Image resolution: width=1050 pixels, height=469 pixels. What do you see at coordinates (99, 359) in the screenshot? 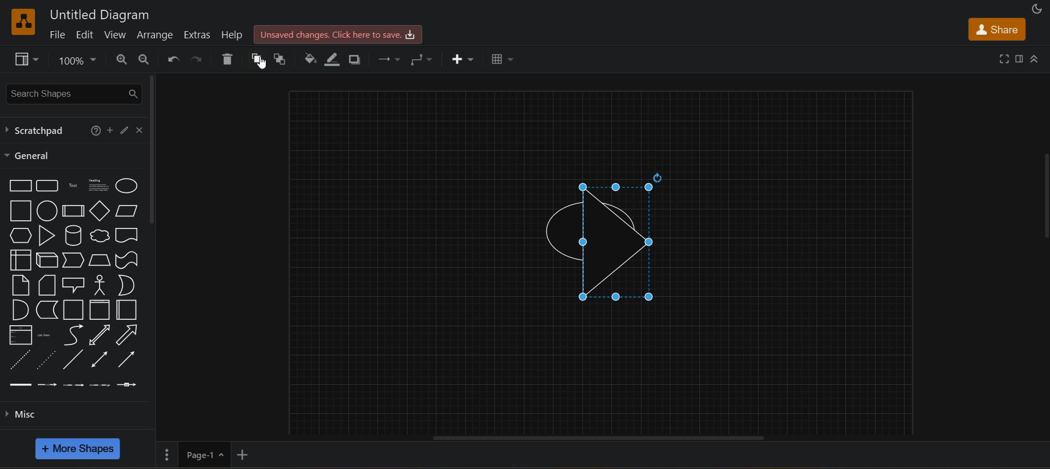
I see `bidirectional connector` at bounding box center [99, 359].